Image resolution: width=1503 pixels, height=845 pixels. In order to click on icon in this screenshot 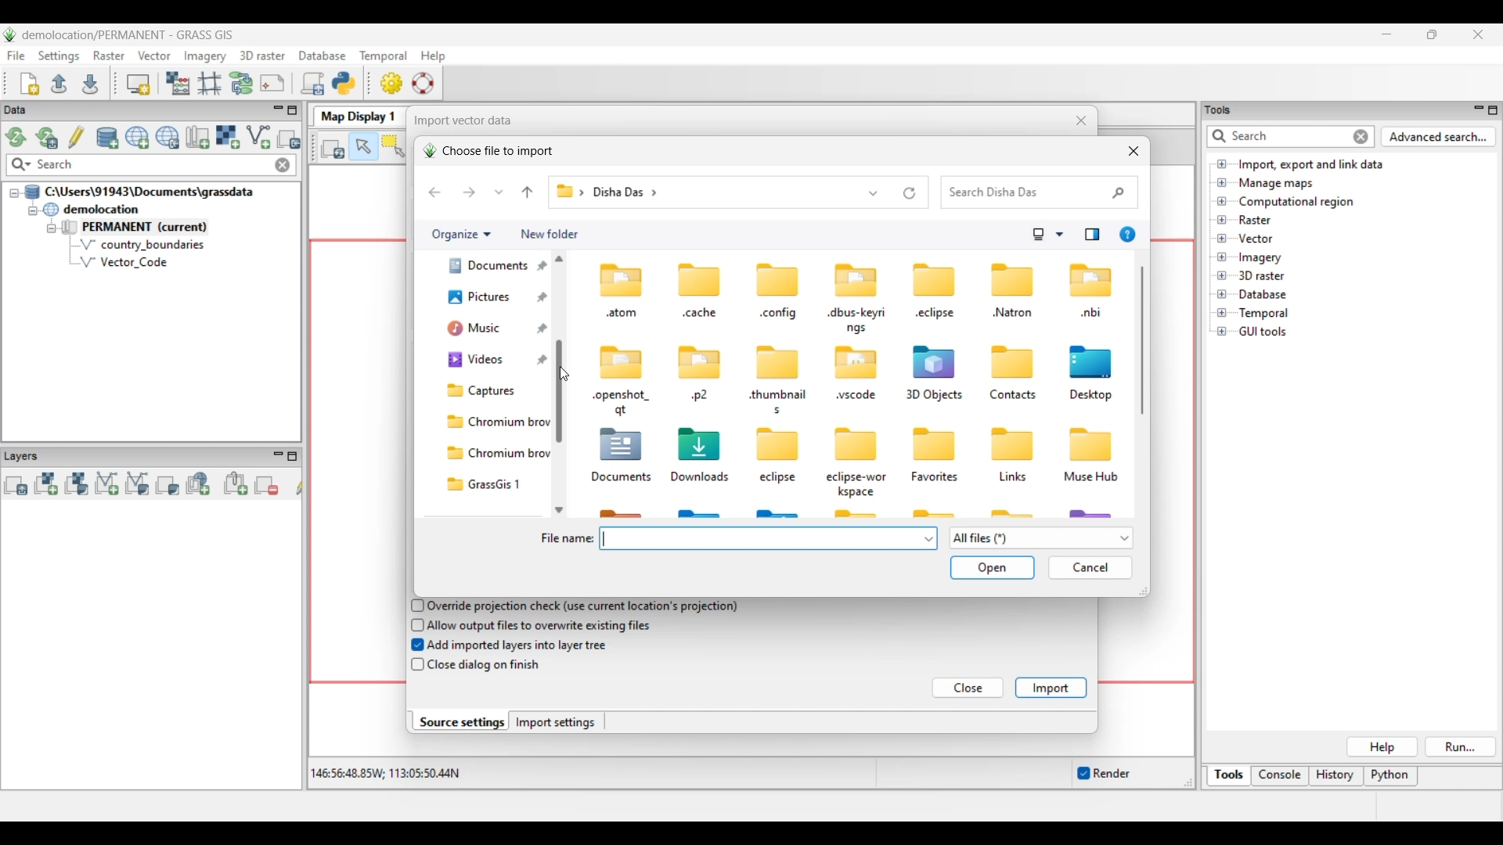, I will do `click(1091, 443)`.